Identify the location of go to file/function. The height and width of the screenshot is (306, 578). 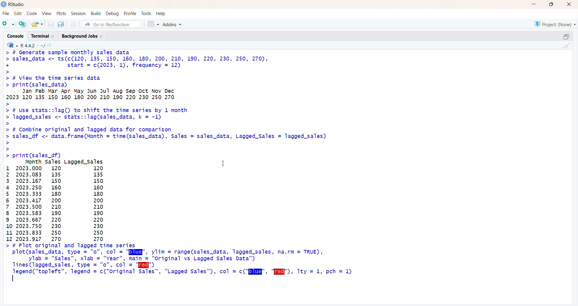
(109, 24).